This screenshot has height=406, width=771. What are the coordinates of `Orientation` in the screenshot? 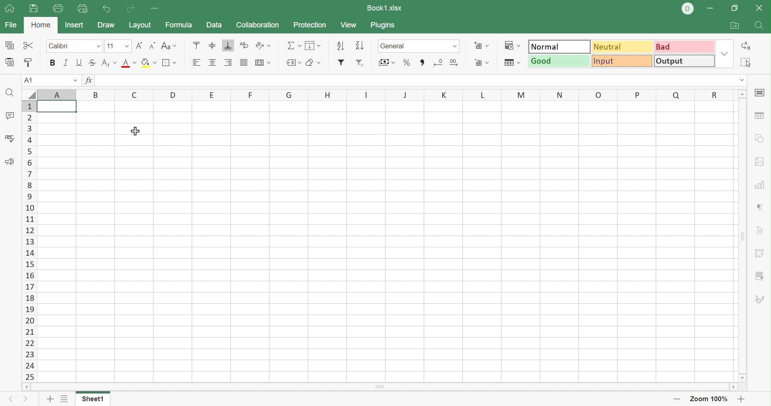 It's located at (263, 45).